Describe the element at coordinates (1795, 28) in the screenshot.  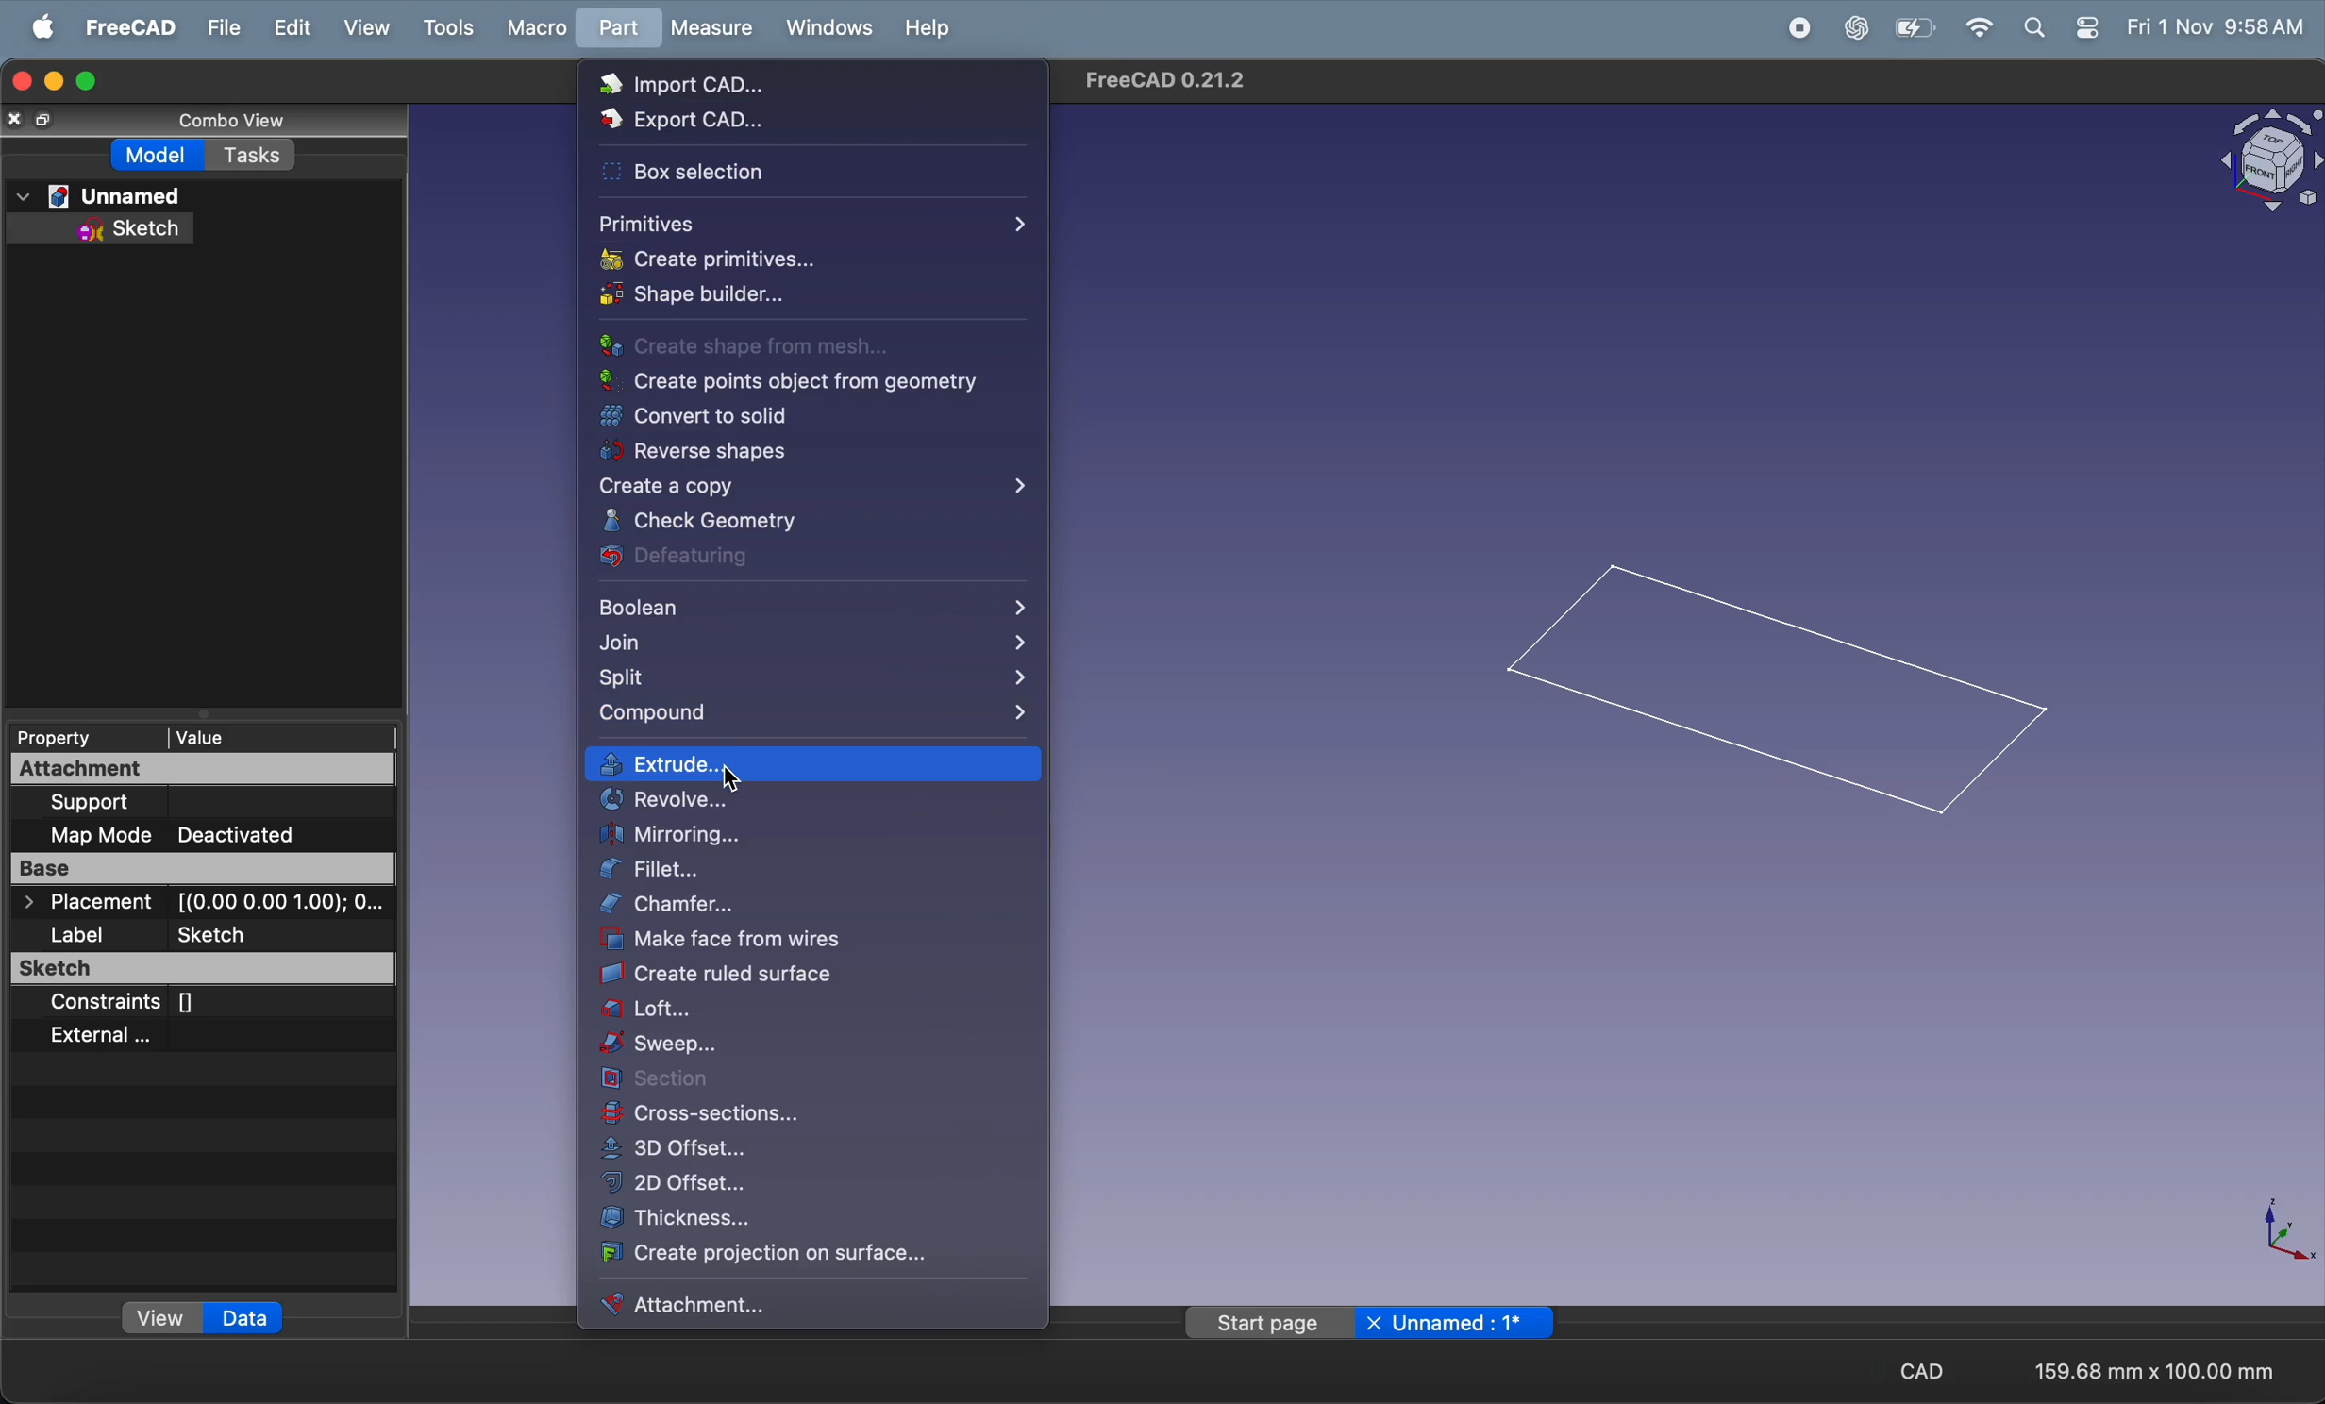
I see `record` at that location.